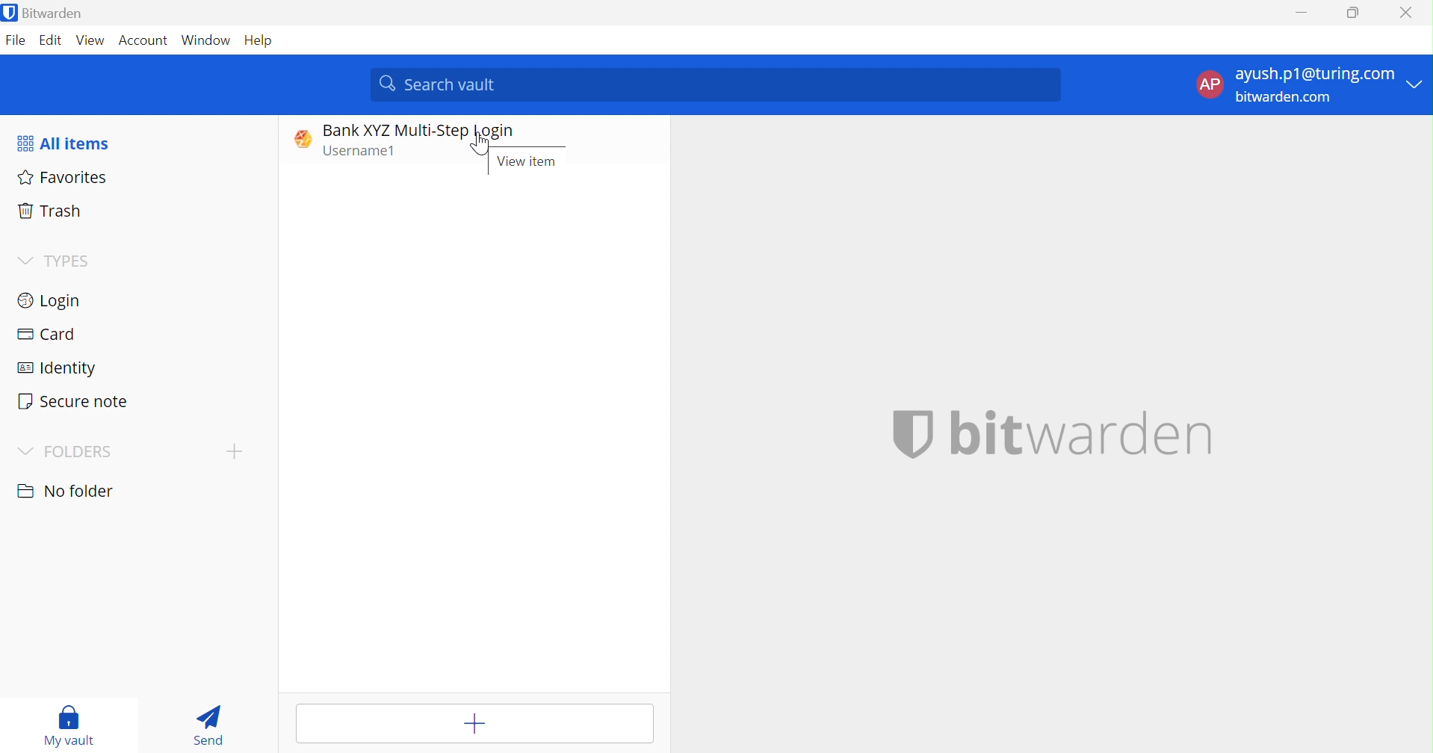 This screenshot has width=1433, height=753. I want to click on Restore Down, so click(1354, 10).